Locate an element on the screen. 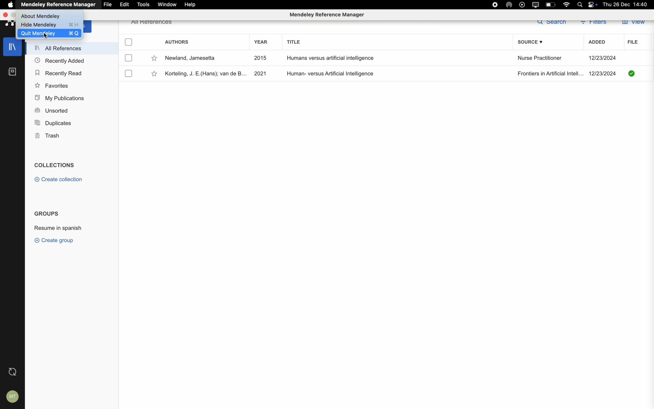 This screenshot has height=409, width=654. filters is located at coordinates (595, 24).